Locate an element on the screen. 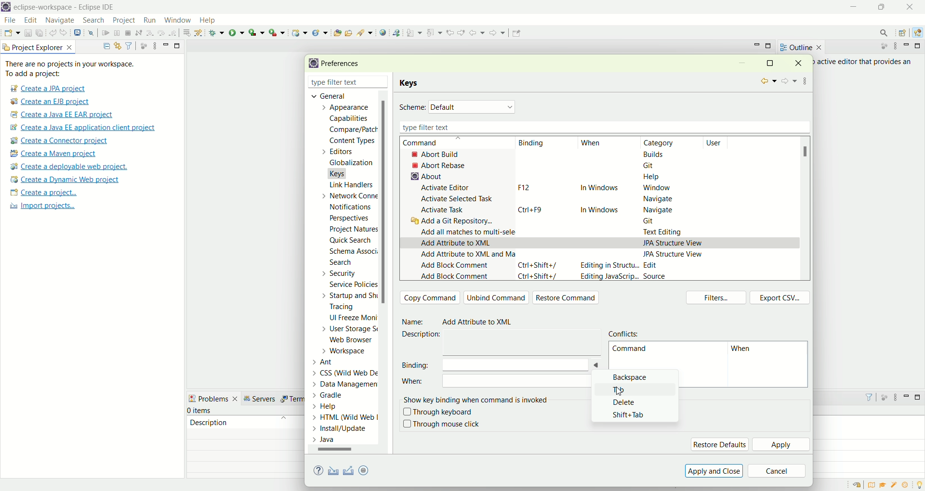 This screenshot has height=491, width=925. activate task is located at coordinates (443, 210).